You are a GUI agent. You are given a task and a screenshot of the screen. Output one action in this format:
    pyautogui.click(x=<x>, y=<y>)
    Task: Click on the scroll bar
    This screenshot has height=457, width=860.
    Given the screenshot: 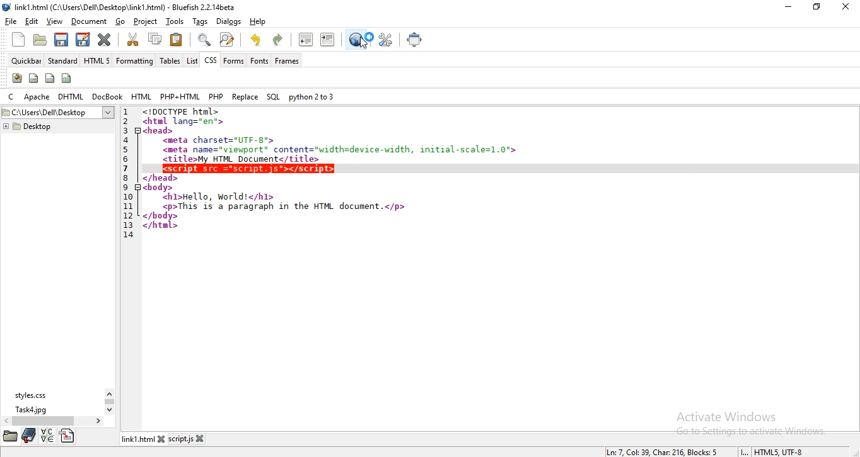 What is the action you would take?
    pyautogui.click(x=109, y=402)
    